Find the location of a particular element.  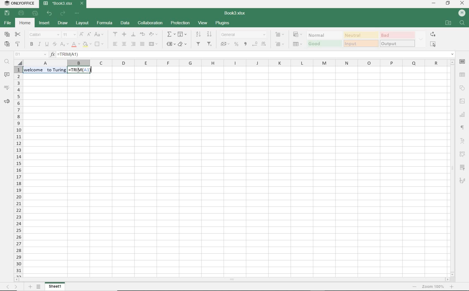

pivot table is located at coordinates (463, 155).